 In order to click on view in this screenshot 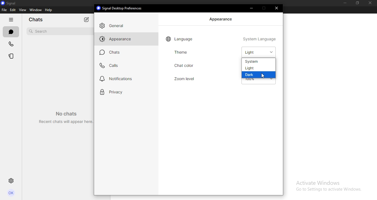, I will do `click(22, 10)`.